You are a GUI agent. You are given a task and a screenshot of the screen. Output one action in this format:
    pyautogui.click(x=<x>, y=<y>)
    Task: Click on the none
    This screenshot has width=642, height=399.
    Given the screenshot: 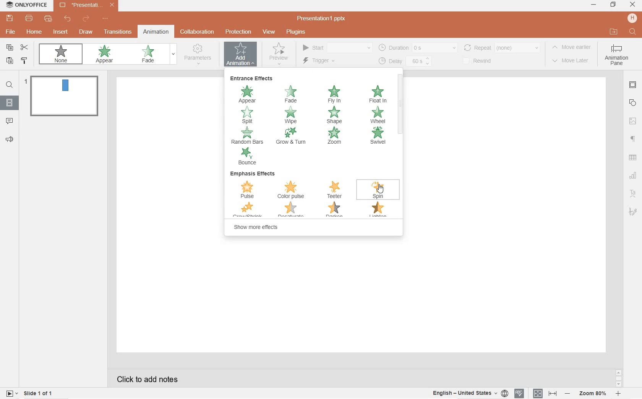 What is the action you would take?
    pyautogui.click(x=61, y=54)
    